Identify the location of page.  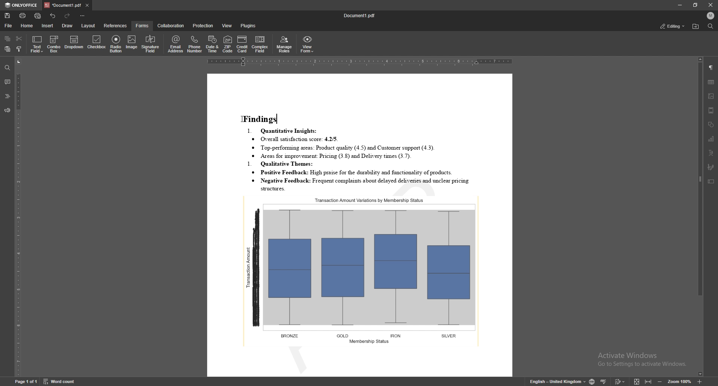
(26, 382).